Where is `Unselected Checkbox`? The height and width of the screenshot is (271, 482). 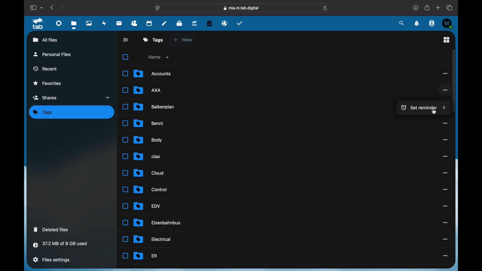
Unselected Checkbox is located at coordinates (125, 222).